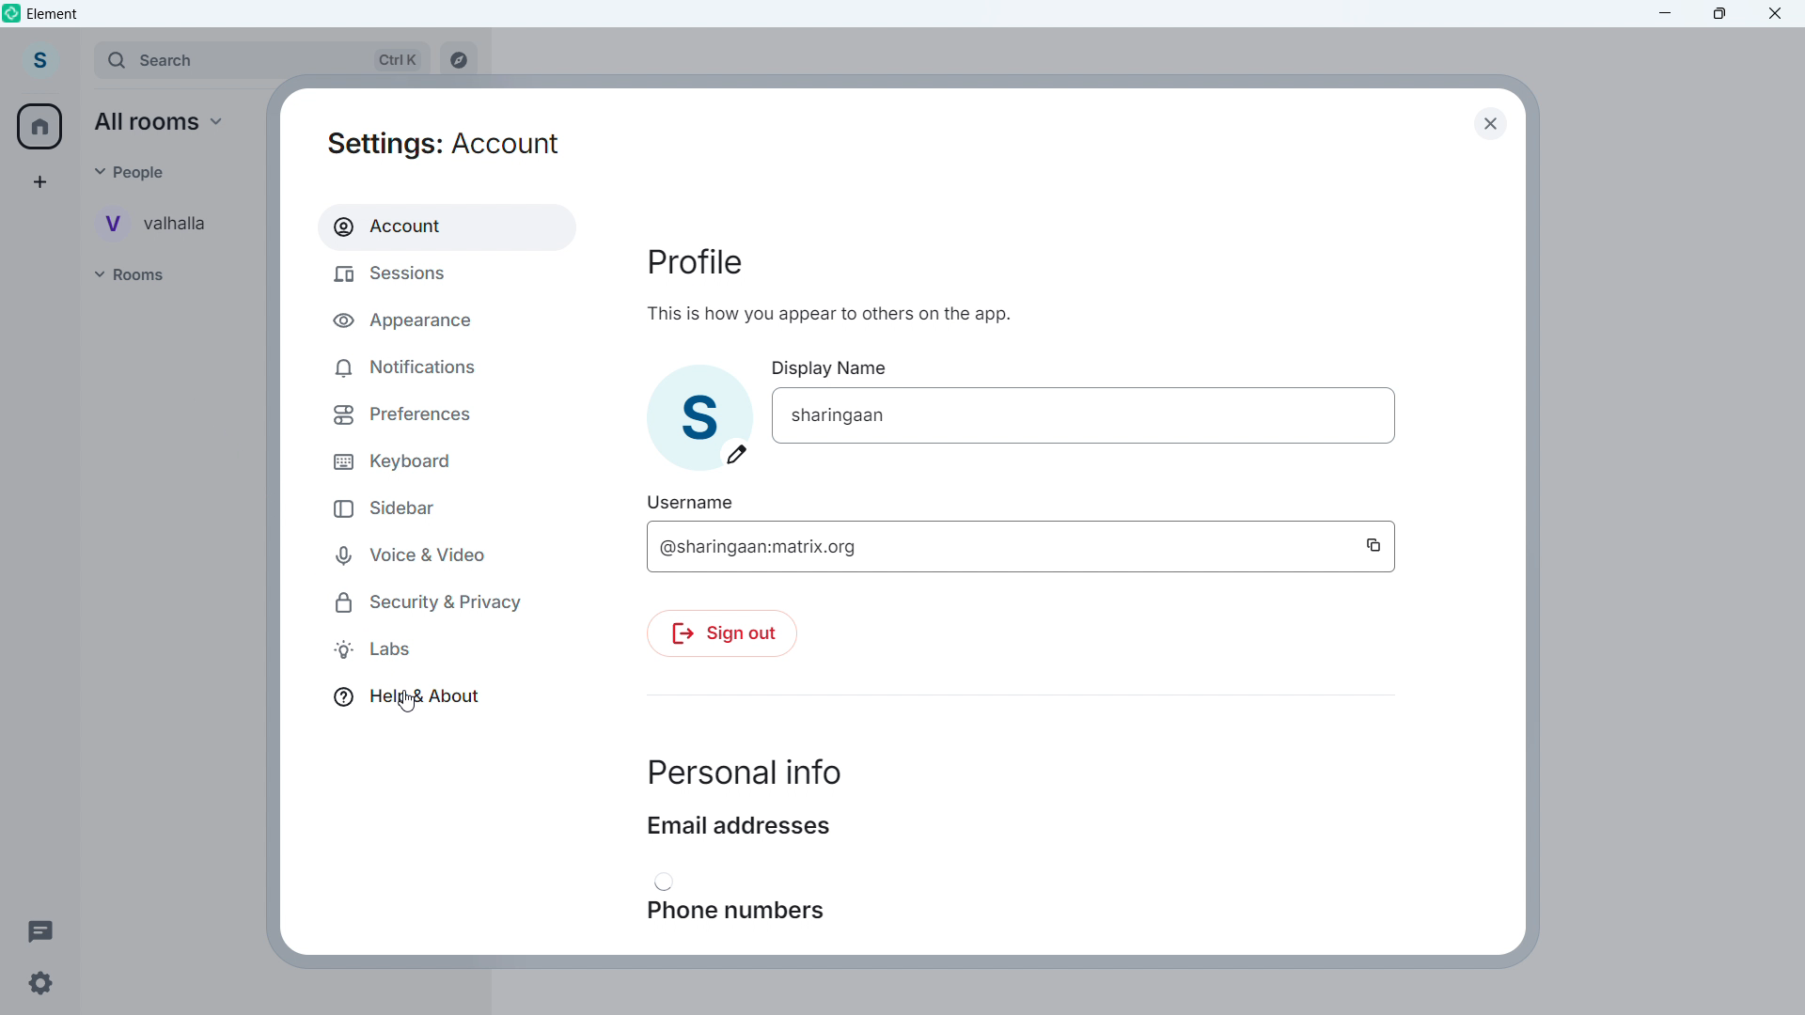 The image size is (1805, 1015). I want to click on Appearance , so click(429, 316).